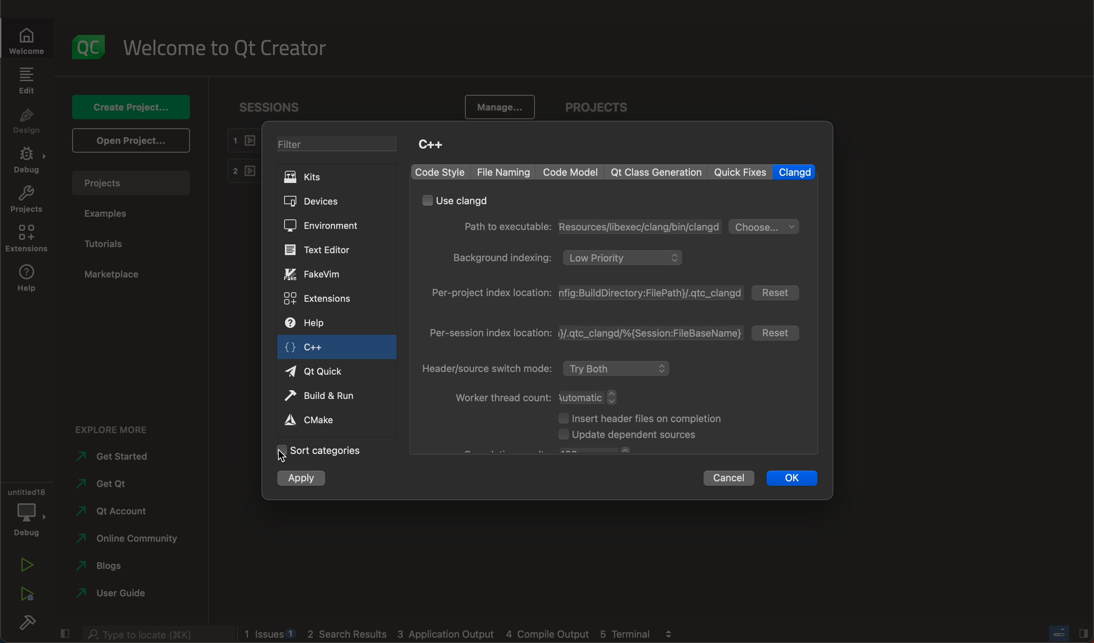 The width and height of the screenshot is (1094, 643). What do you see at coordinates (740, 172) in the screenshot?
I see `fixes` at bounding box center [740, 172].